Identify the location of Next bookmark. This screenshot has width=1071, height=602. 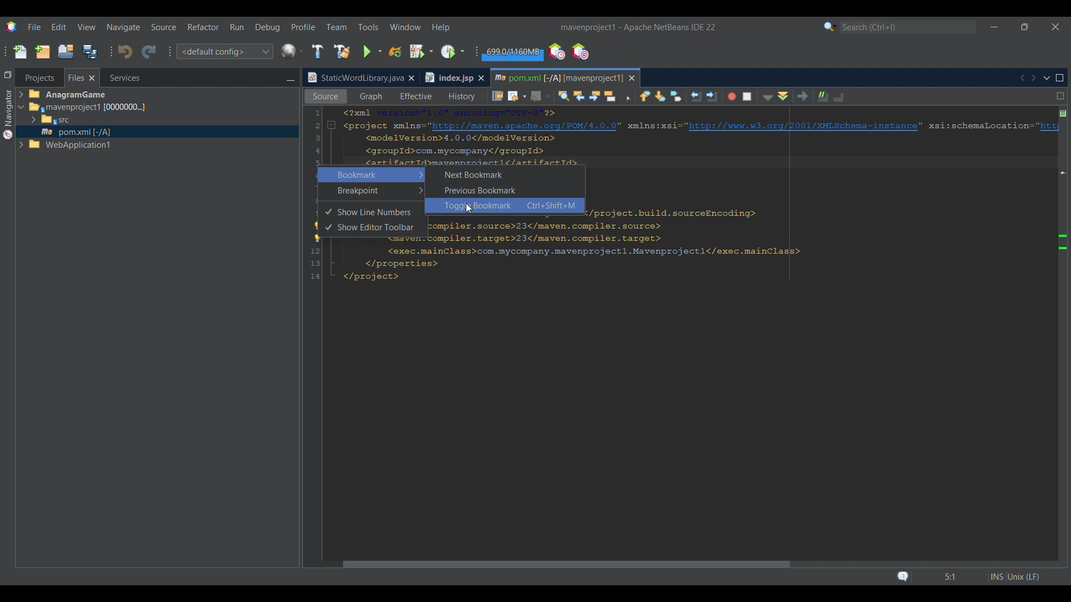
(662, 96).